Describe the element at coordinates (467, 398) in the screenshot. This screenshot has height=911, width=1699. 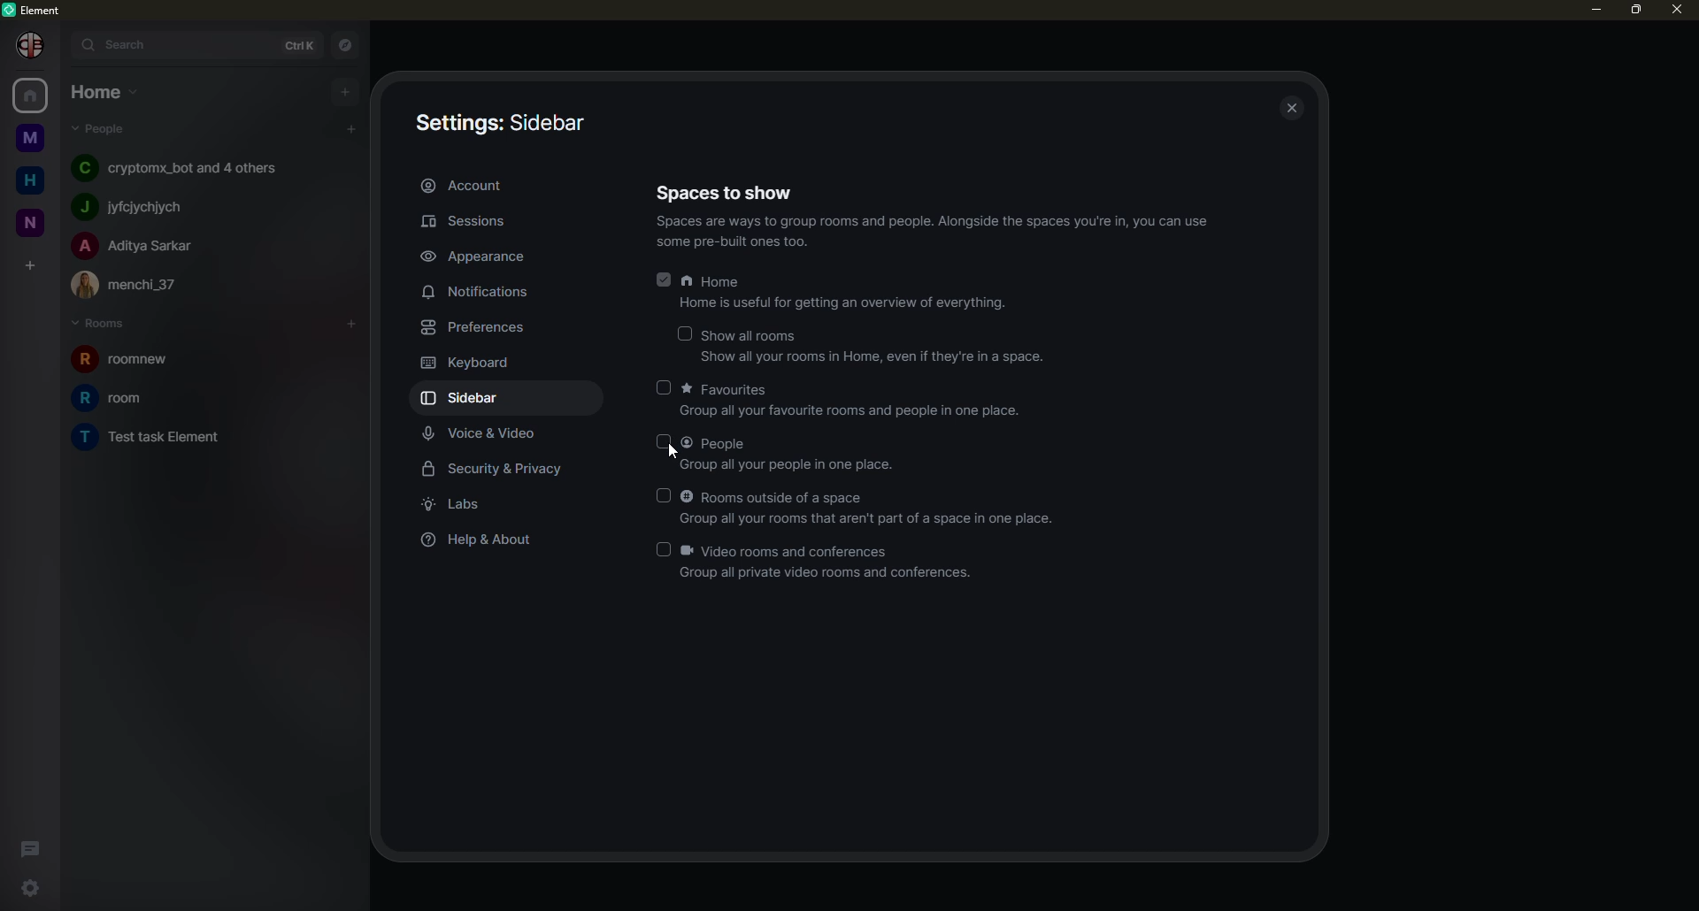
I see `sidebar` at that location.